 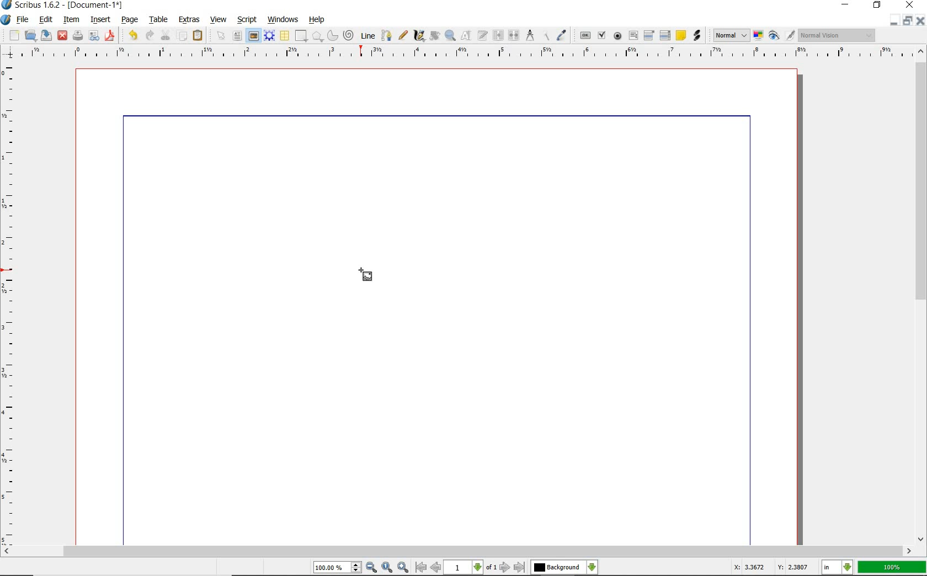 What do you see at coordinates (758, 36) in the screenshot?
I see `toggle color management` at bounding box center [758, 36].